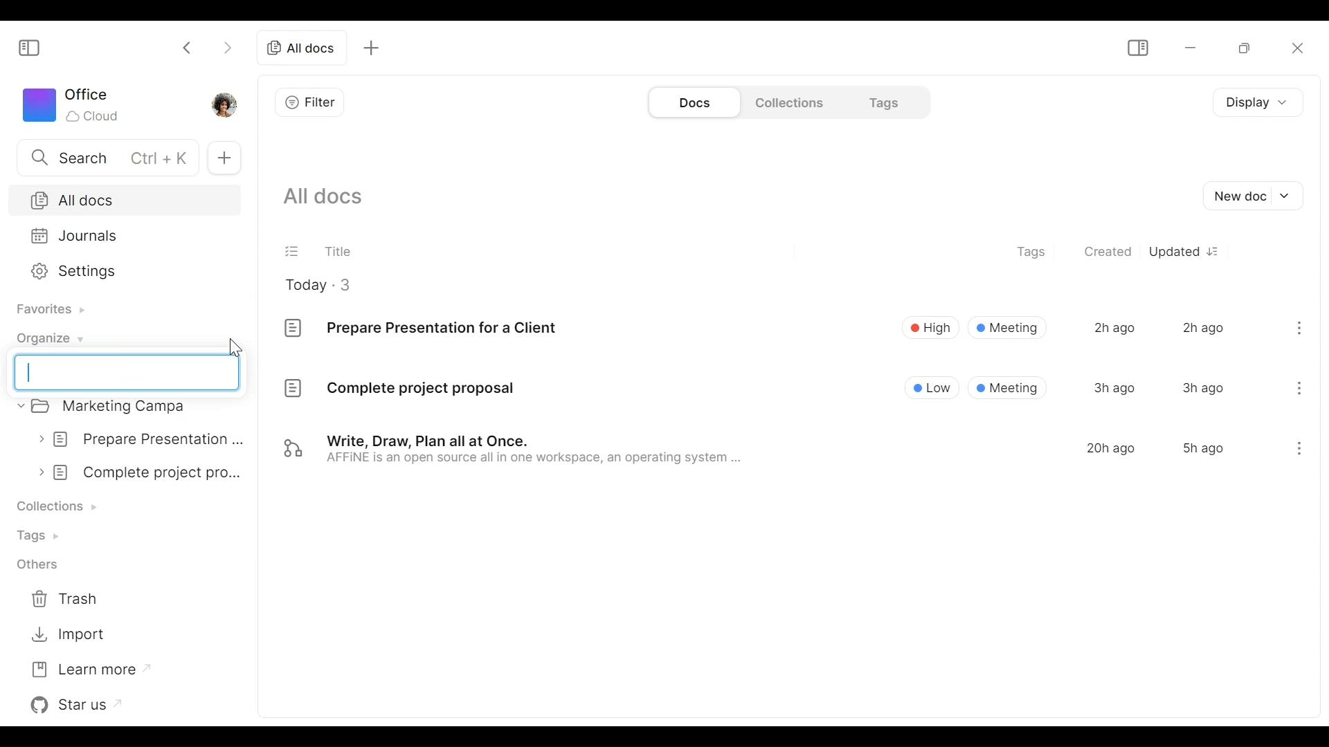 This screenshot has width=1329, height=747. What do you see at coordinates (30, 48) in the screenshot?
I see `Show/Hide Sidebar` at bounding box center [30, 48].